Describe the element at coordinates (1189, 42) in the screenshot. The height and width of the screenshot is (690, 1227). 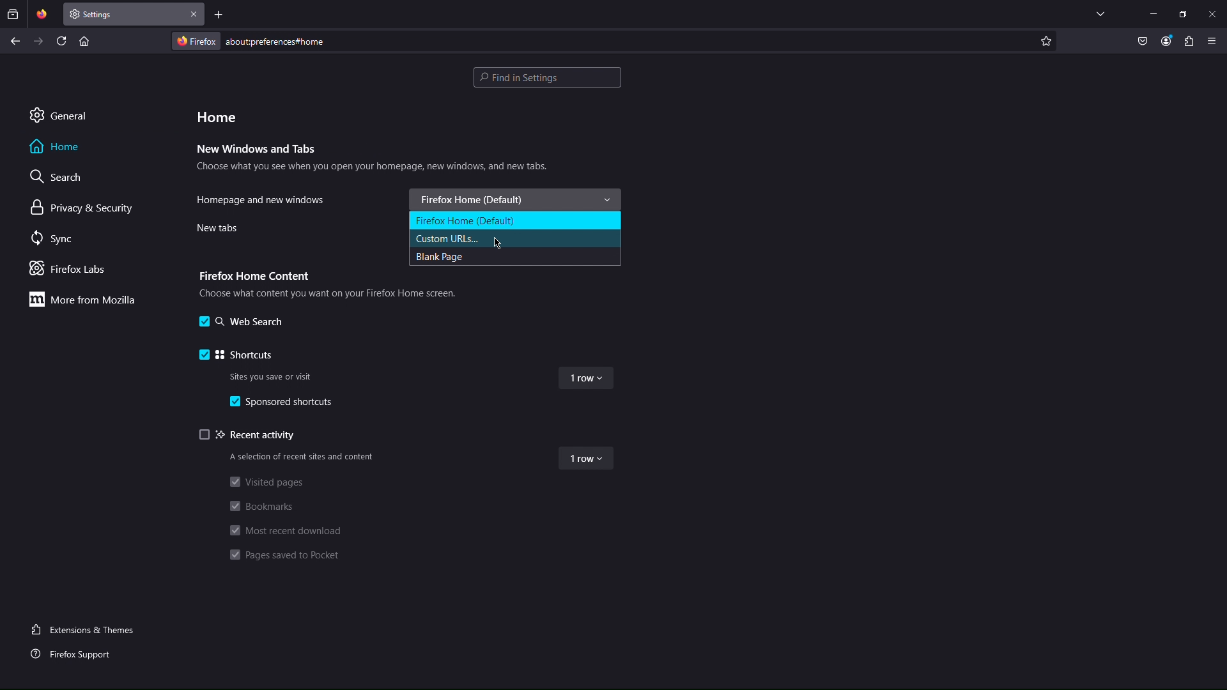
I see `Plugin` at that location.